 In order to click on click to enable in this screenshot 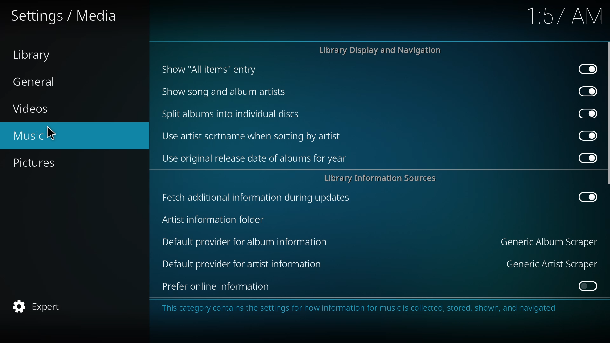, I will do `click(585, 286)`.